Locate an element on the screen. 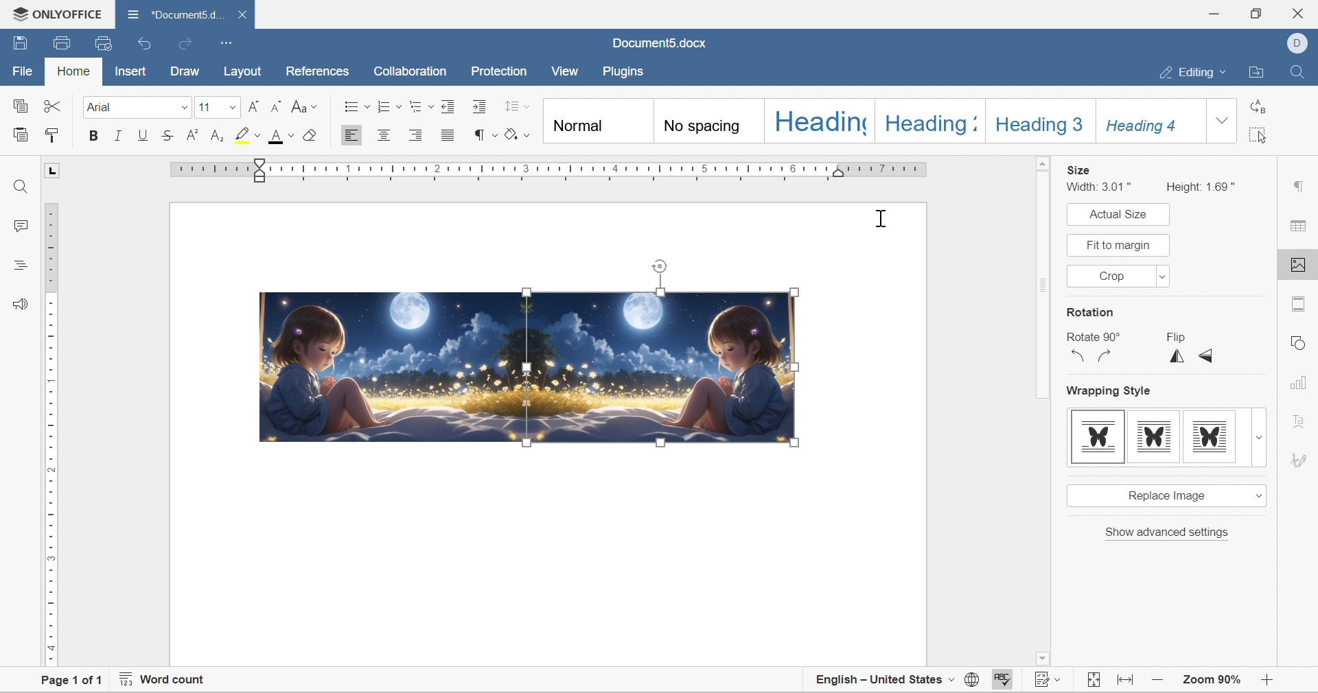  superscript is located at coordinates (192, 134).